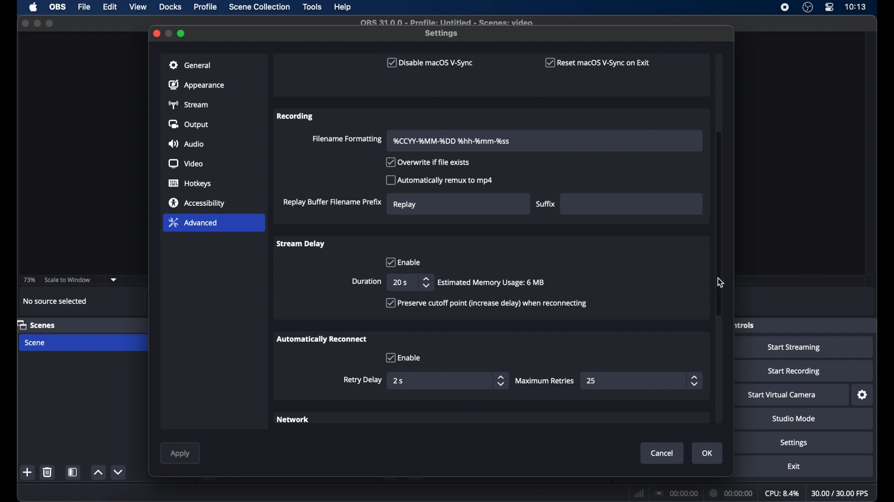  I want to click on overwrite if file exists , so click(428, 163).